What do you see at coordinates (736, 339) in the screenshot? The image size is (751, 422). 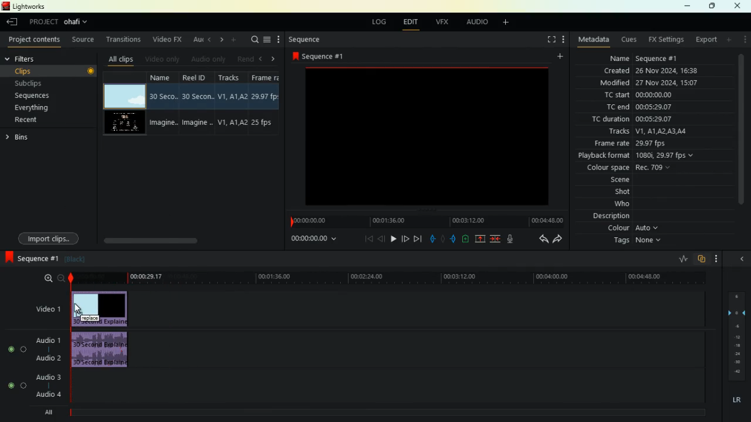 I see `layers` at bounding box center [736, 339].